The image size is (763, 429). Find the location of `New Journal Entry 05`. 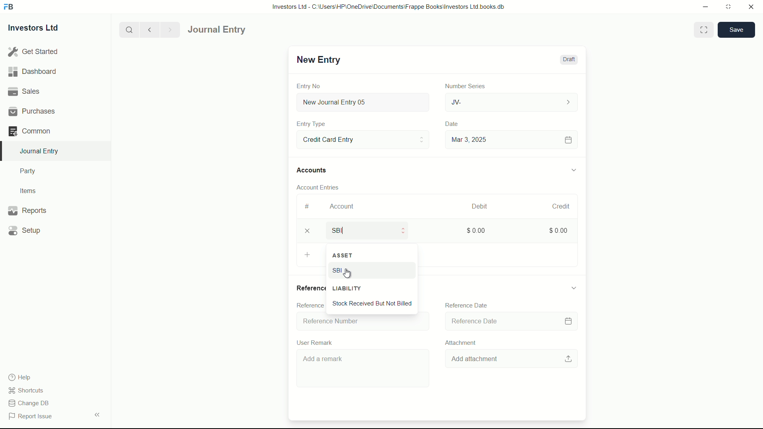

New Journal Entry 05 is located at coordinates (364, 102).